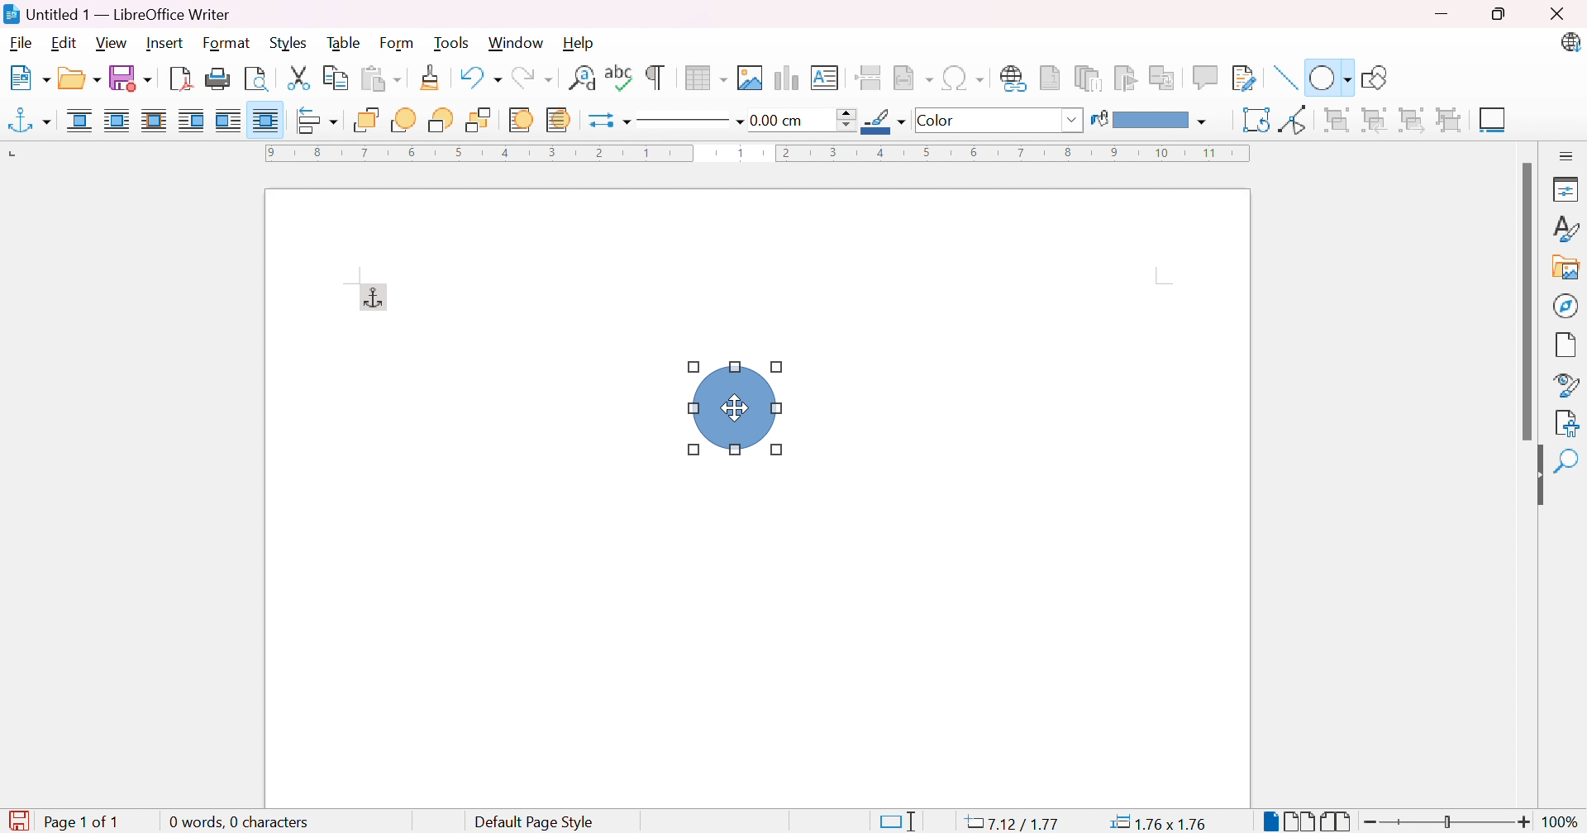 Image resolution: width=1587 pixels, height=833 pixels. I want to click on Standard selection. Click to change selection mode., so click(898, 821).